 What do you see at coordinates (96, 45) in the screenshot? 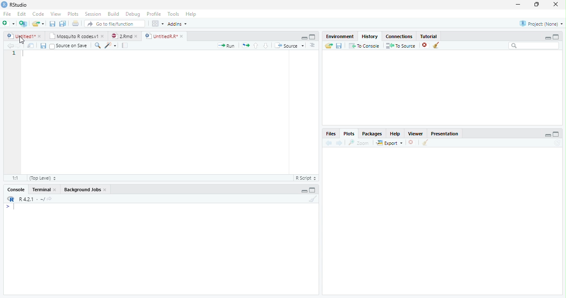
I see `search` at bounding box center [96, 45].